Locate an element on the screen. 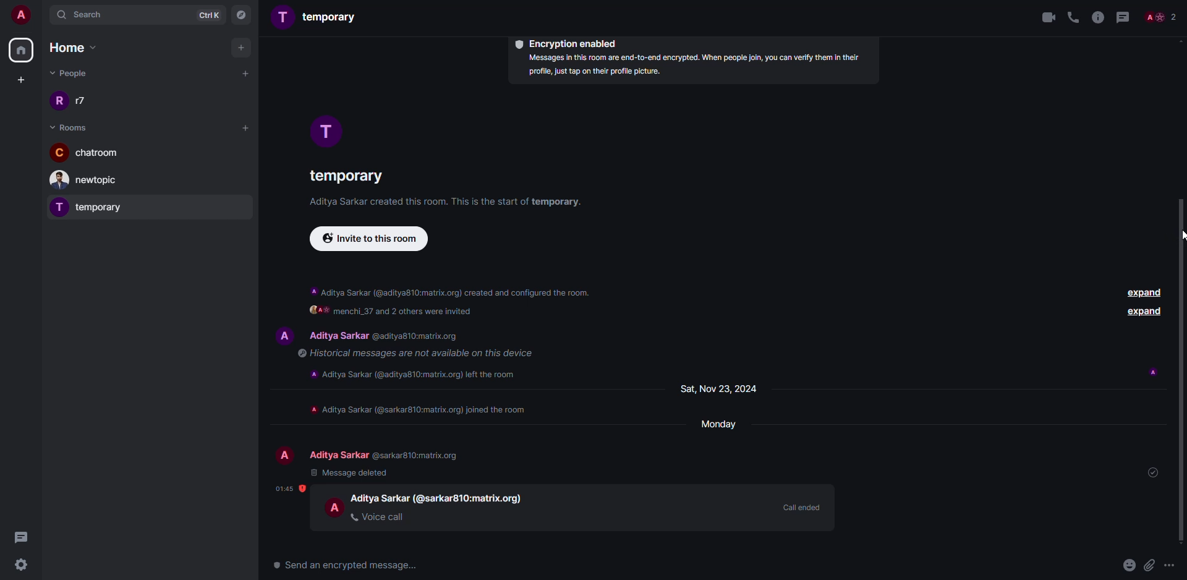 The image size is (1187, 580). ‘A Aditya Sarkar (@aditya810:matrix.org) left the room is located at coordinates (410, 375).